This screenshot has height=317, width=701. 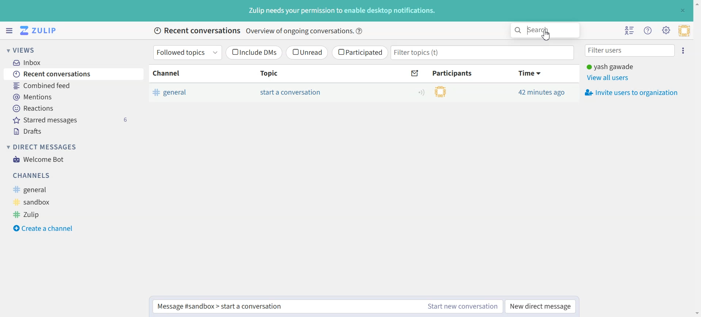 What do you see at coordinates (617, 66) in the screenshot?
I see `yash gawade` at bounding box center [617, 66].